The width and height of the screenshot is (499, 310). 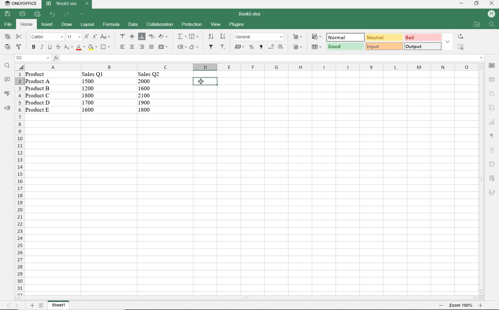 I want to click on hp, so click(x=492, y=14).